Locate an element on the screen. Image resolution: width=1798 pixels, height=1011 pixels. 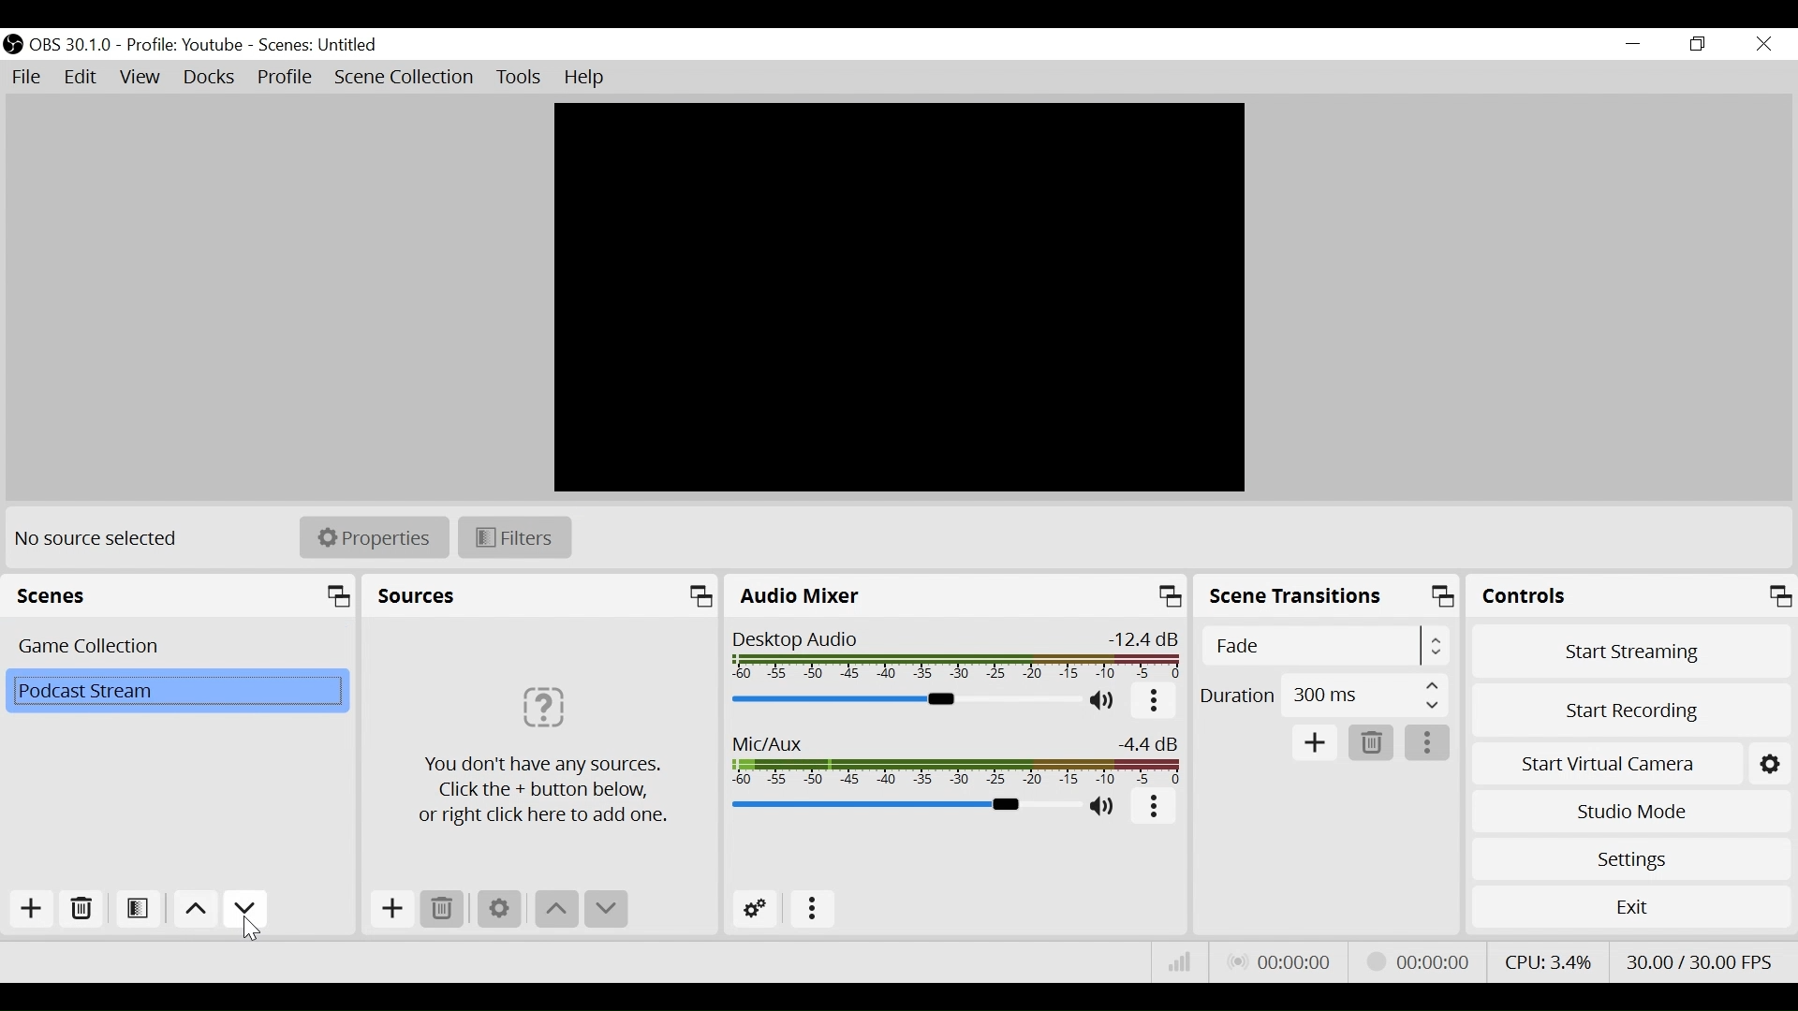
(un)mute is located at coordinates (1105, 703).